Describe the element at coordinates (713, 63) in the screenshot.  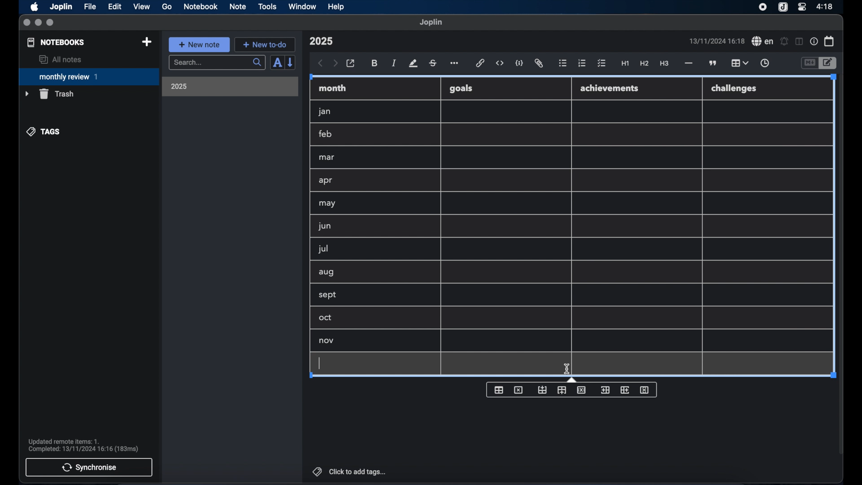
I see `block quotes` at that location.